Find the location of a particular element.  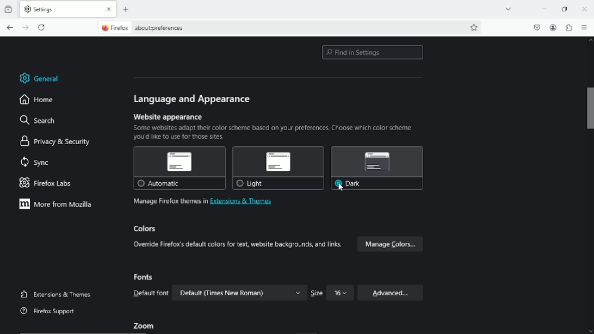

Light is located at coordinates (279, 168).